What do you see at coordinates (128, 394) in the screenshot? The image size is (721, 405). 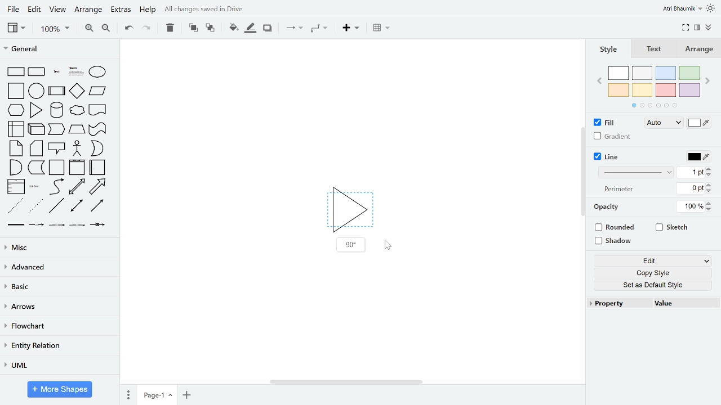 I see `pages` at bounding box center [128, 394].